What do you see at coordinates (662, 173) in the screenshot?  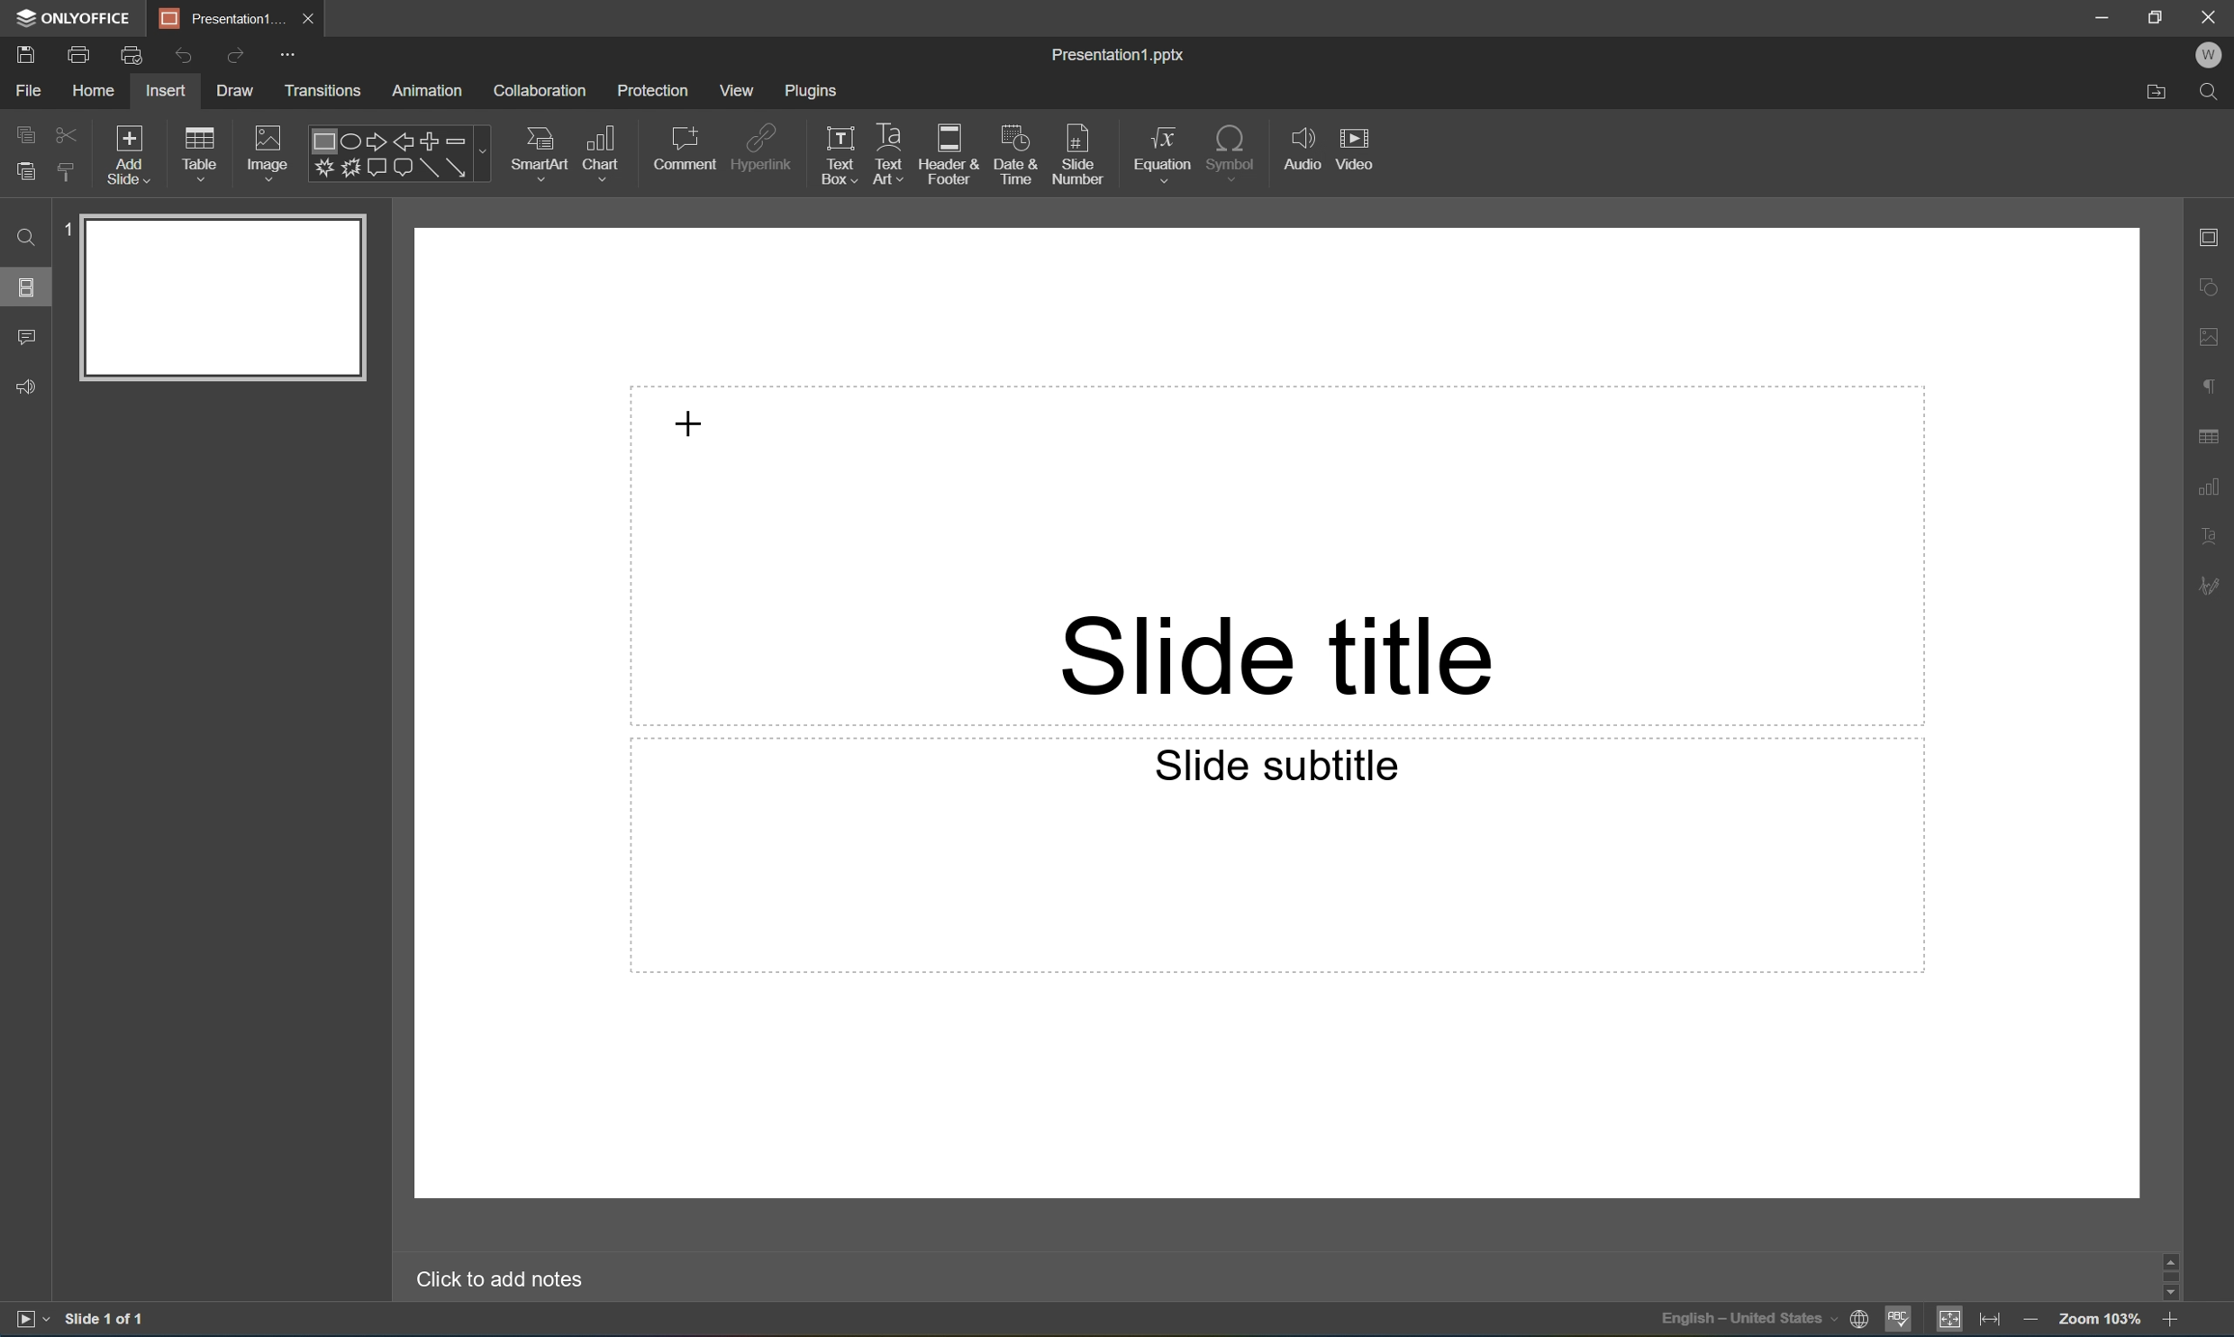 I see `Line spacing` at bounding box center [662, 173].